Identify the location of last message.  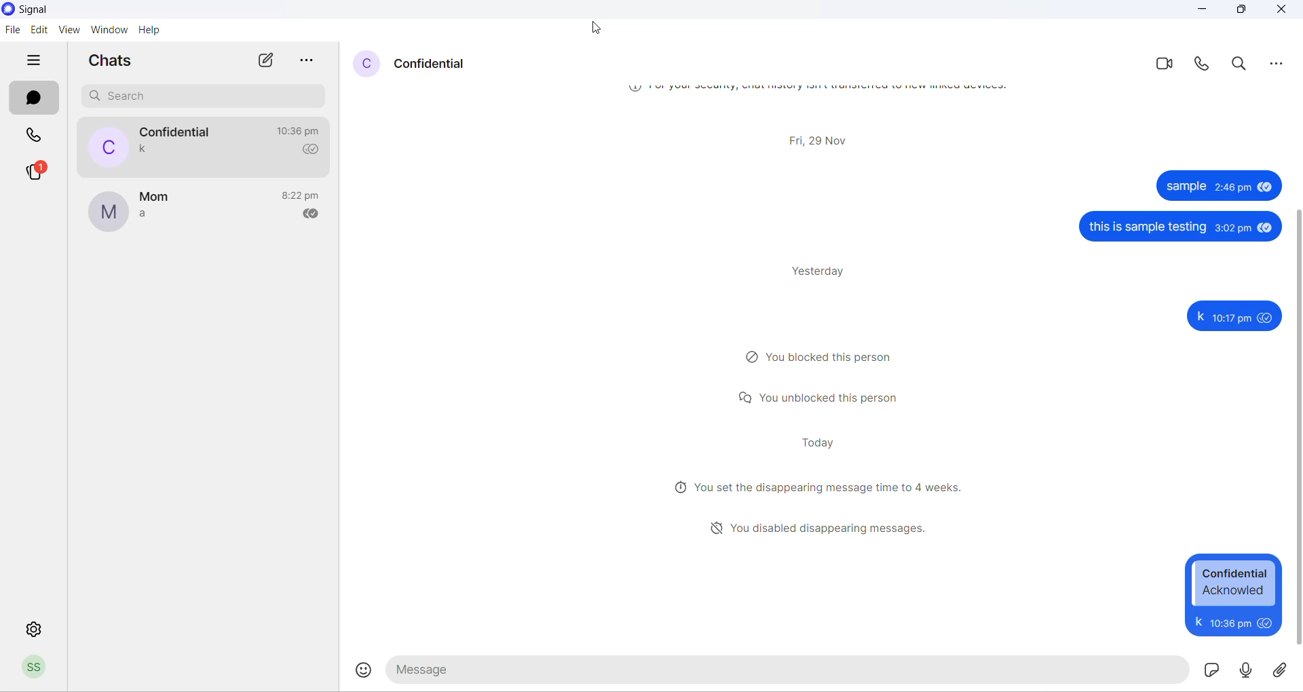
(143, 216).